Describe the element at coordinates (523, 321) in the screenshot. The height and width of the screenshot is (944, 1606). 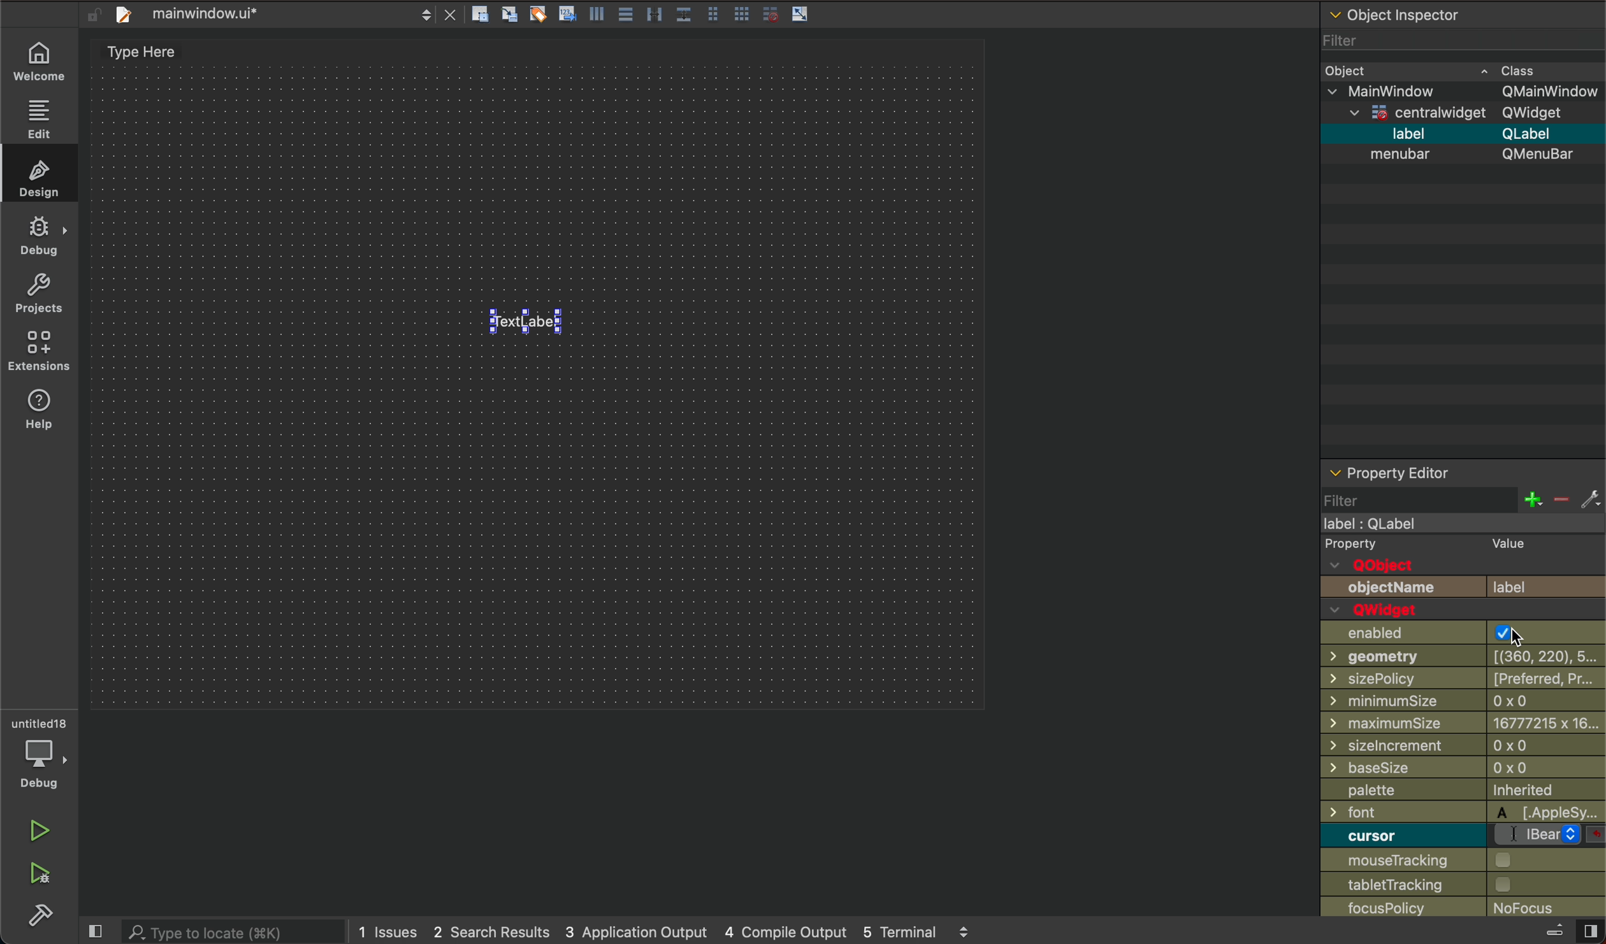
I see `text label` at that location.